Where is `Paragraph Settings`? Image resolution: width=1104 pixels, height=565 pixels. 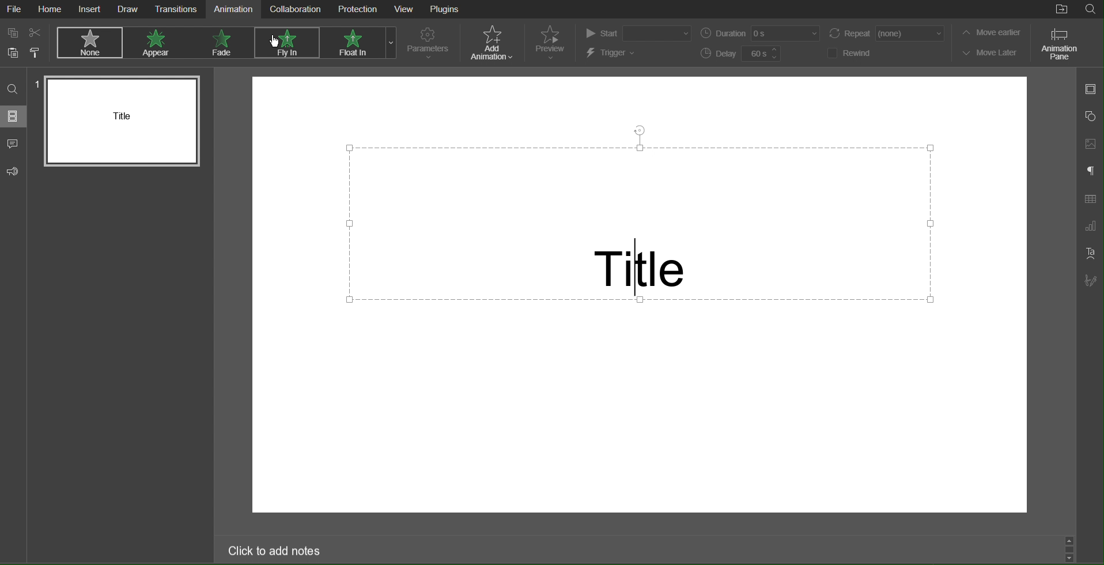
Paragraph Settings is located at coordinates (1090, 171).